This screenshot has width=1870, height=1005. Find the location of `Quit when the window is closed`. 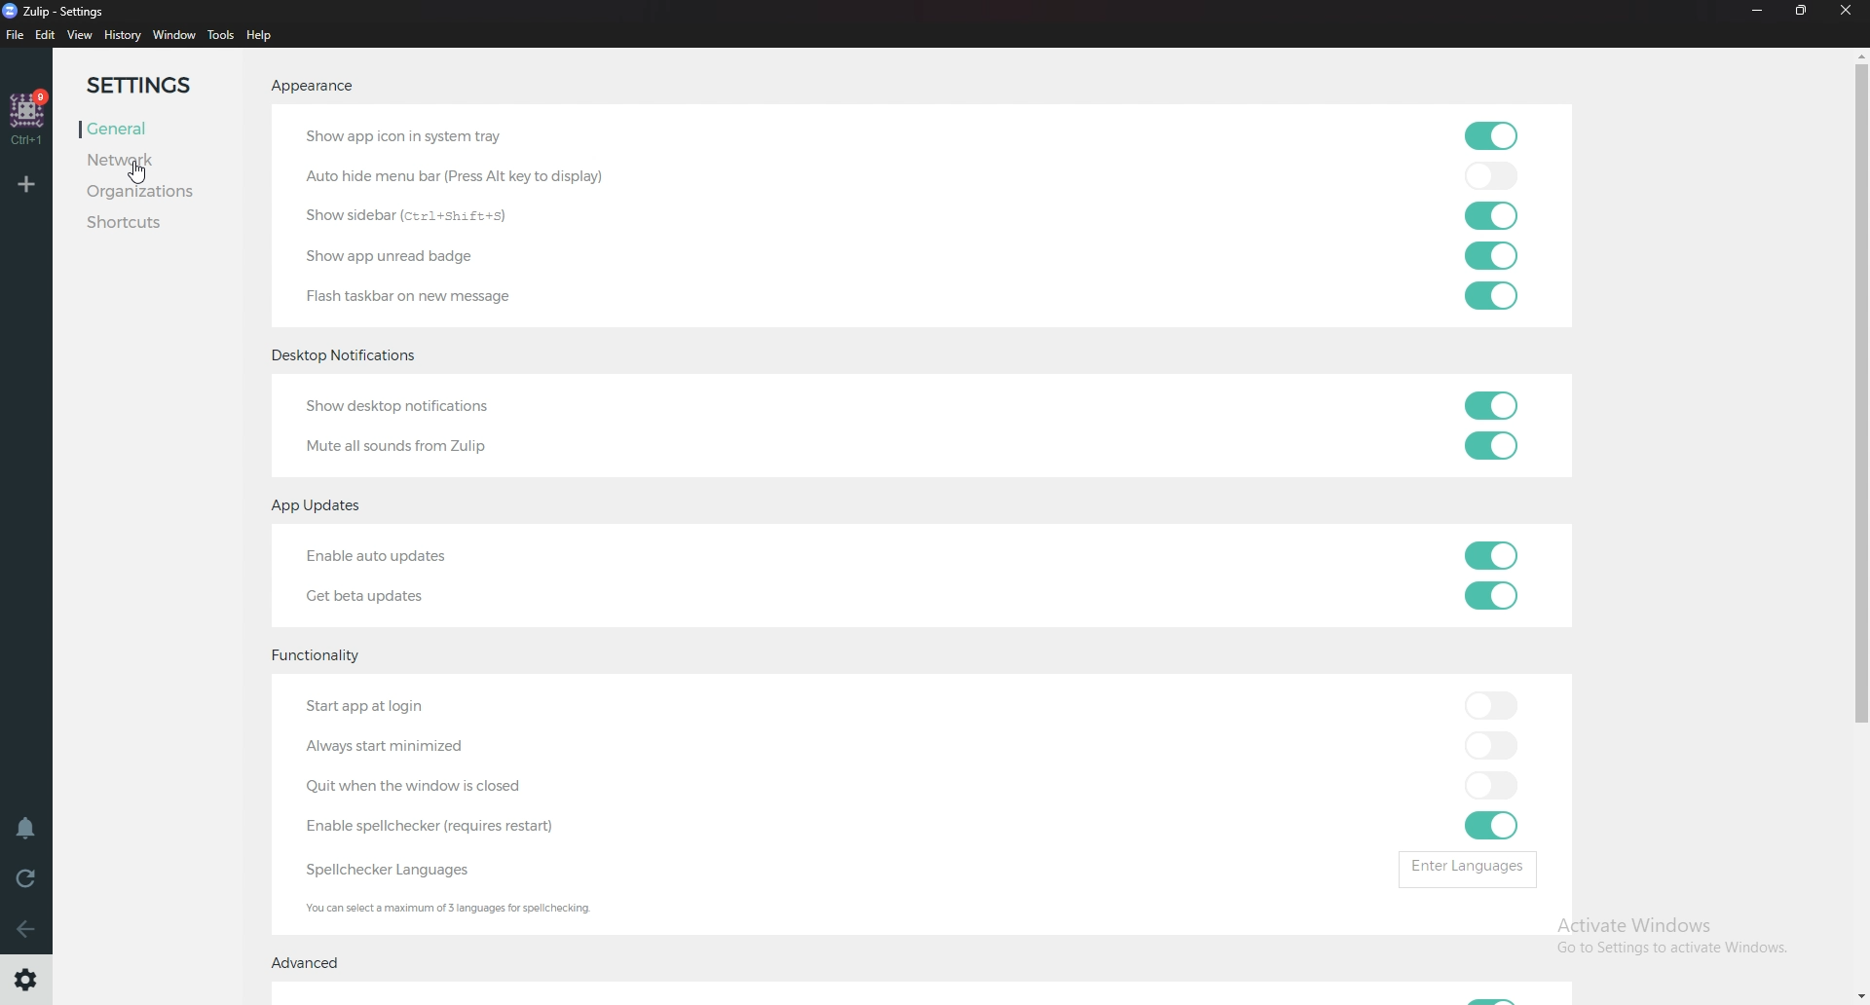

Quit when the window is closed is located at coordinates (459, 788).